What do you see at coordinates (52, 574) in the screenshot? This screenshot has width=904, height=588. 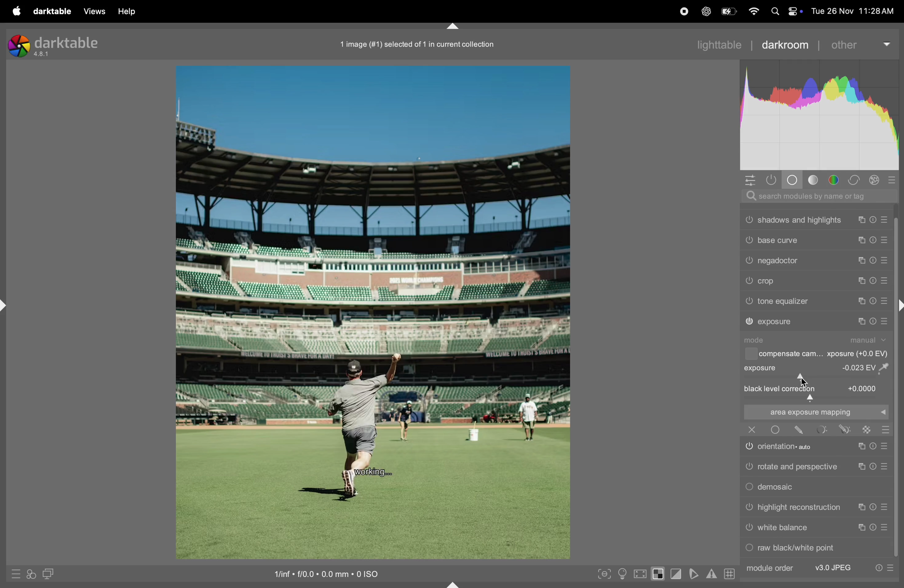 I see `display second dark room` at bounding box center [52, 574].